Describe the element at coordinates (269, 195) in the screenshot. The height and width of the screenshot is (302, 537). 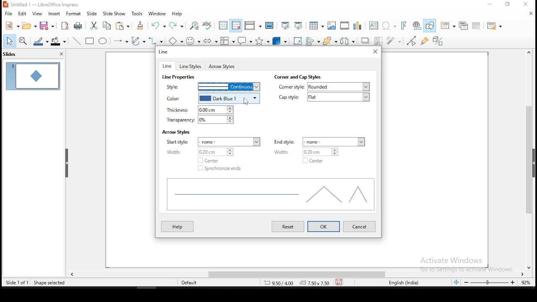
I see `lines` at that location.